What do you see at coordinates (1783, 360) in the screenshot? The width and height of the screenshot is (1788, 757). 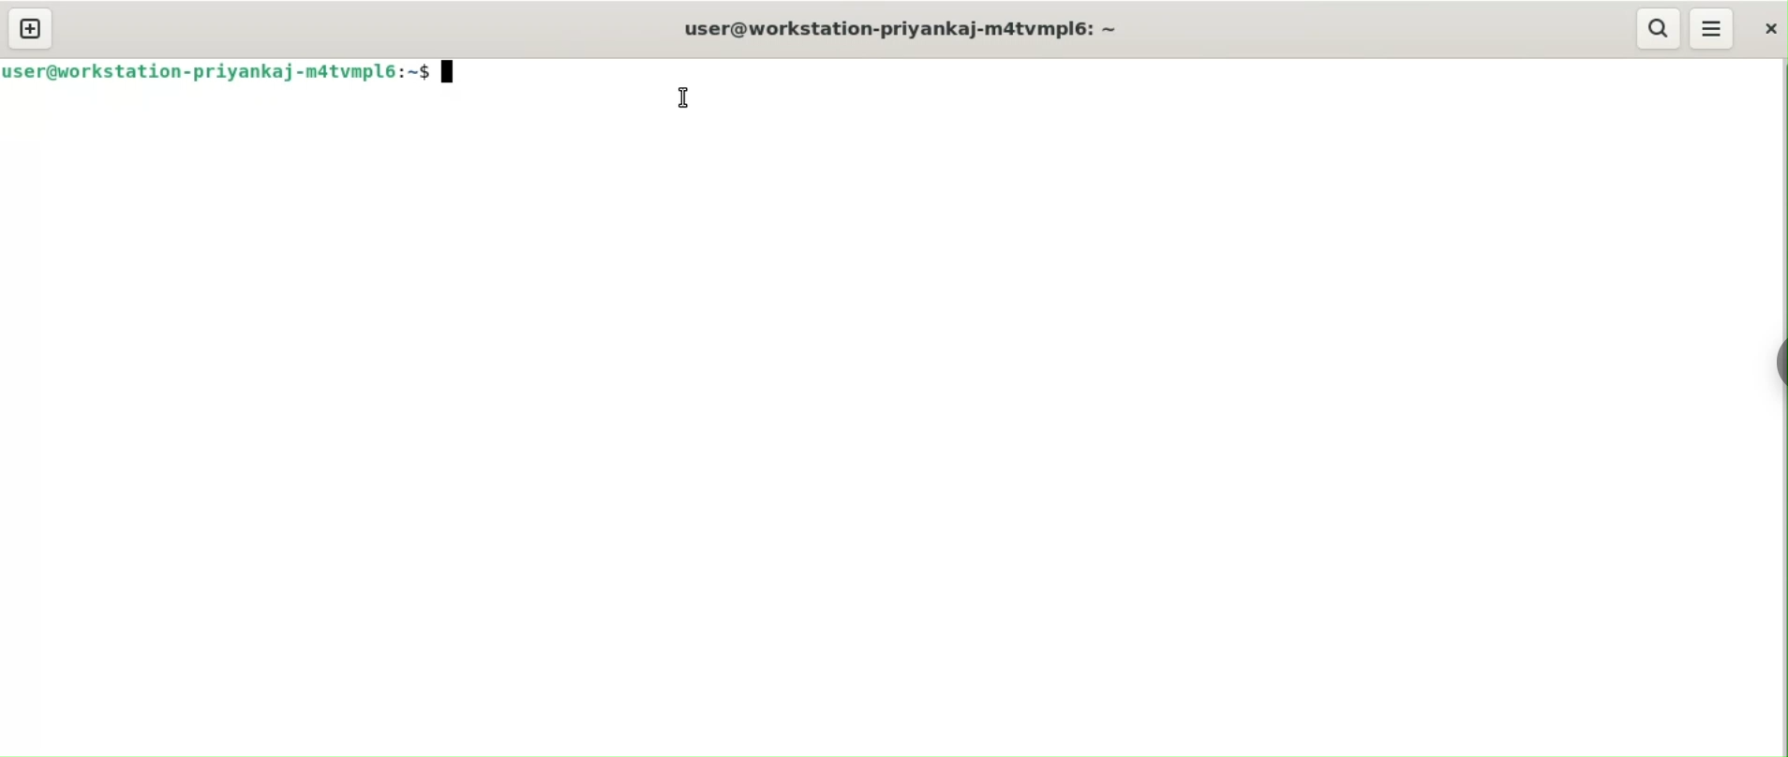 I see `sidebar` at bounding box center [1783, 360].